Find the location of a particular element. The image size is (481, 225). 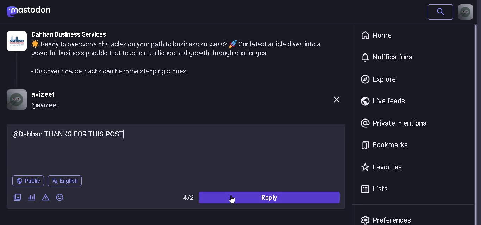

search is located at coordinates (440, 12).